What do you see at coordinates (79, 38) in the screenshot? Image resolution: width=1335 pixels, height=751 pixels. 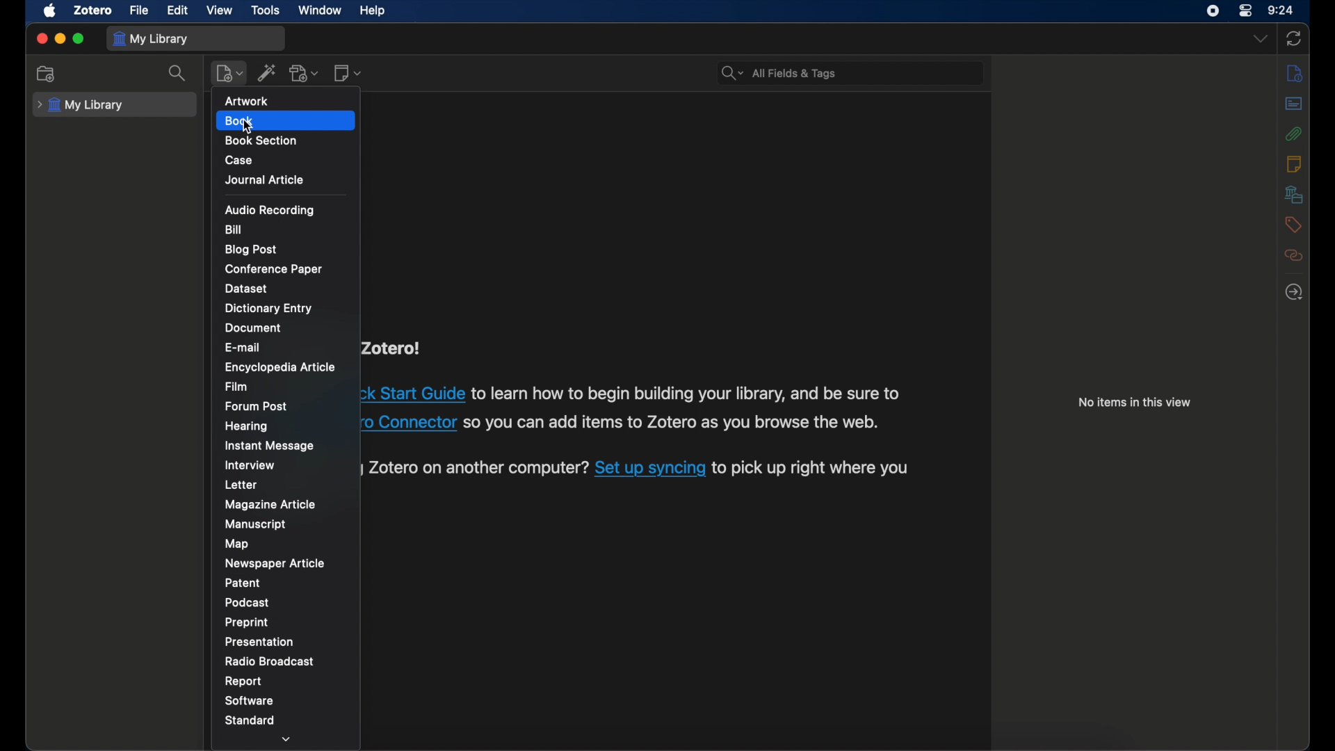 I see `maximize` at bounding box center [79, 38].